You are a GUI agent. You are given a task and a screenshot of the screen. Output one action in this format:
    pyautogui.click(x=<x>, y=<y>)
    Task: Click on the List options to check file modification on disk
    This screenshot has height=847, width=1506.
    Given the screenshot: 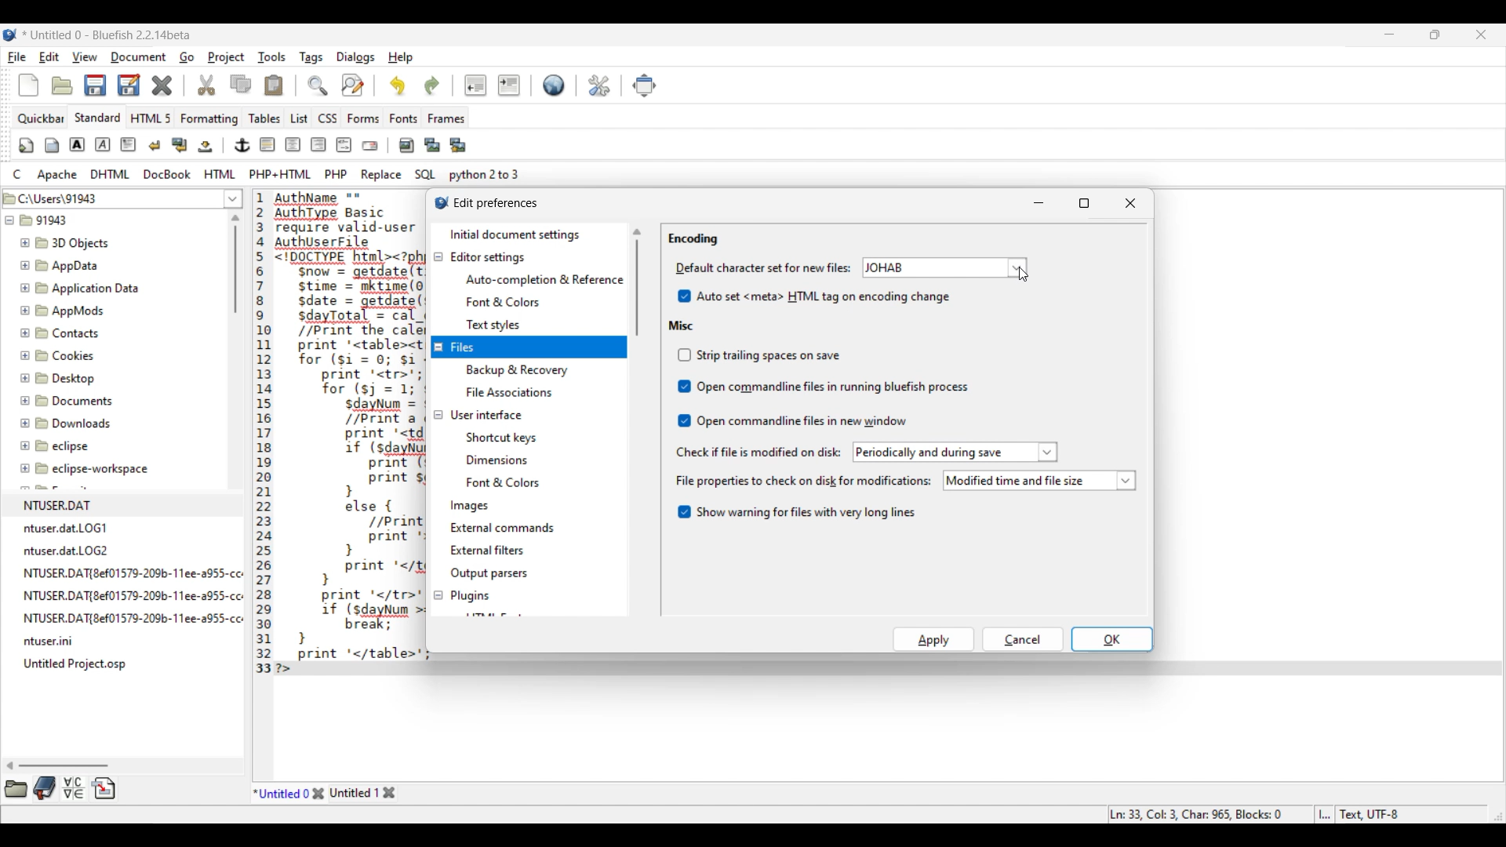 What is the action you would take?
    pyautogui.click(x=956, y=453)
    